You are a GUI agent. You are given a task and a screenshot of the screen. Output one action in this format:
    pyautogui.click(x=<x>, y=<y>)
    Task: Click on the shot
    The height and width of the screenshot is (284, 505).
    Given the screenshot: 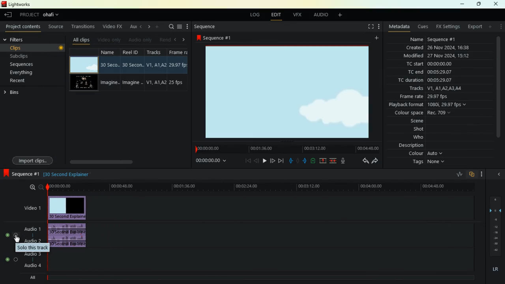 What is the action you would take?
    pyautogui.click(x=421, y=129)
    